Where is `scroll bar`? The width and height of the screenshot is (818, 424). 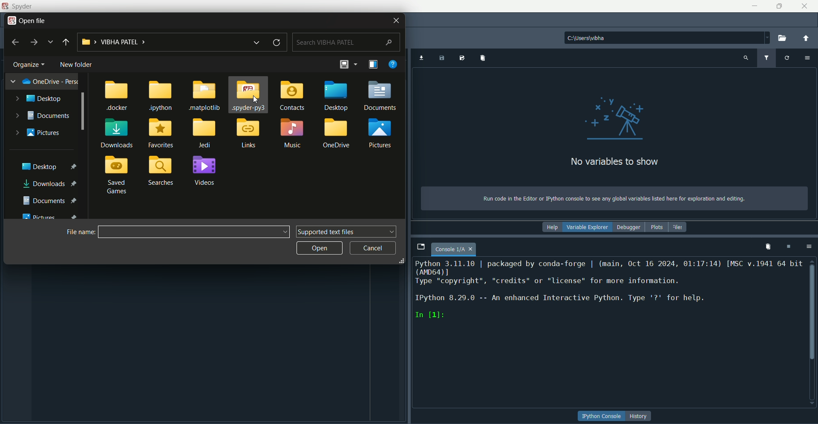 scroll bar is located at coordinates (813, 310).